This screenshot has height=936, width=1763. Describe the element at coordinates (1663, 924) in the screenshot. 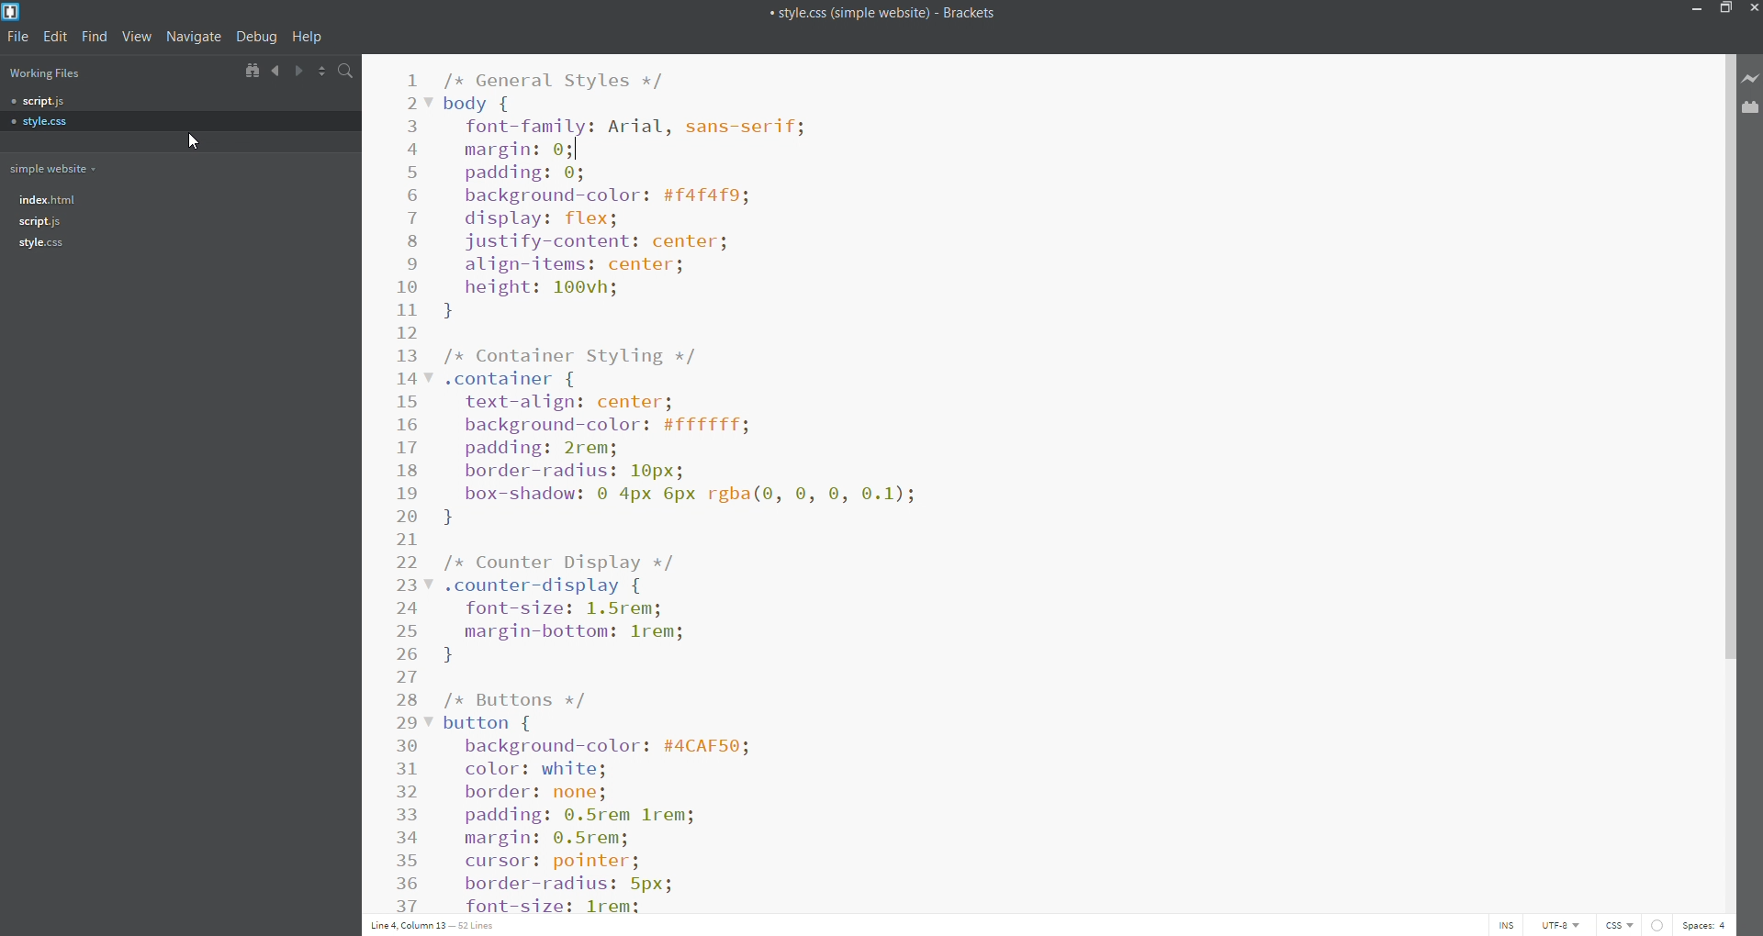

I see `errors` at that location.